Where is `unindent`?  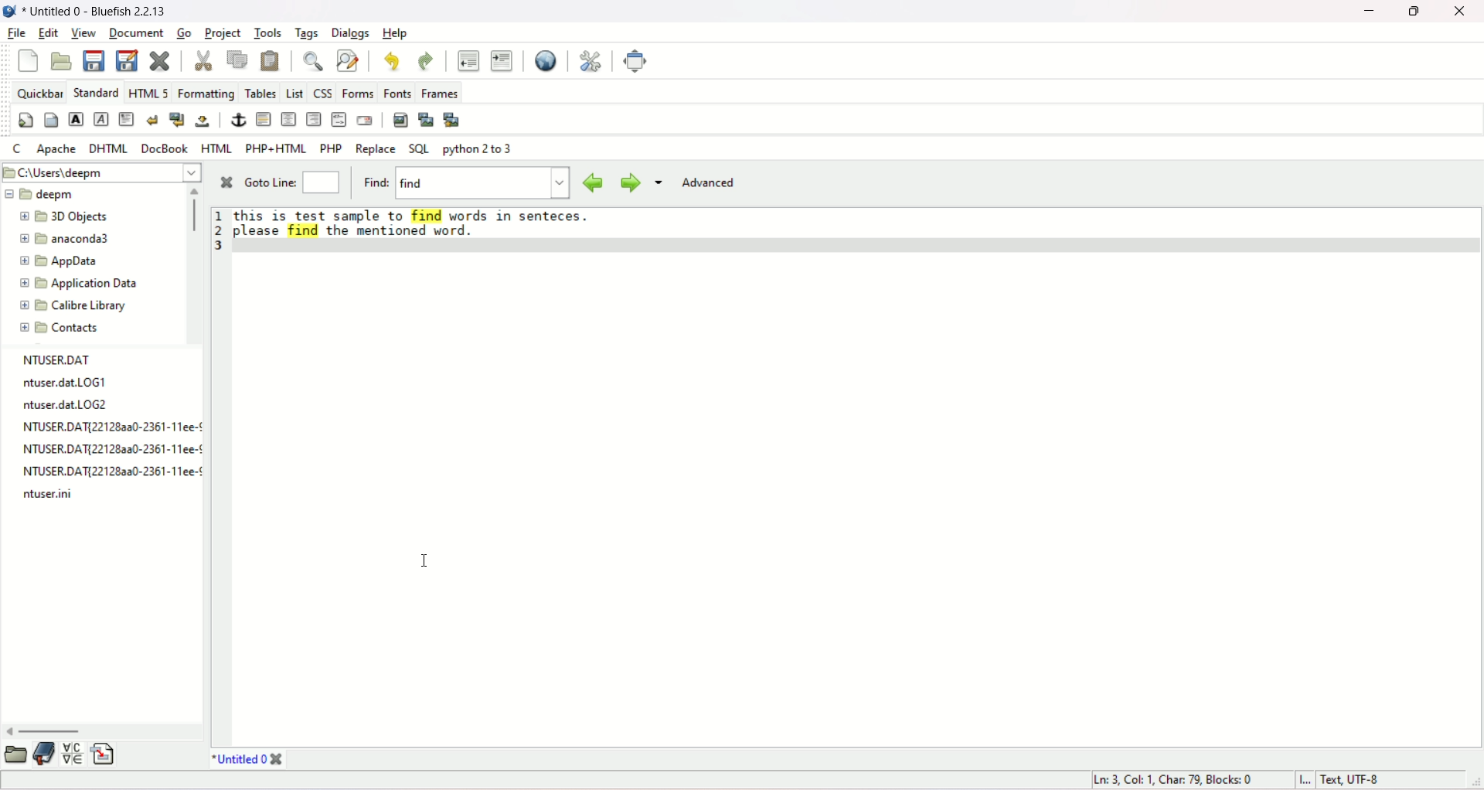
unindent is located at coordinates (467, 59).